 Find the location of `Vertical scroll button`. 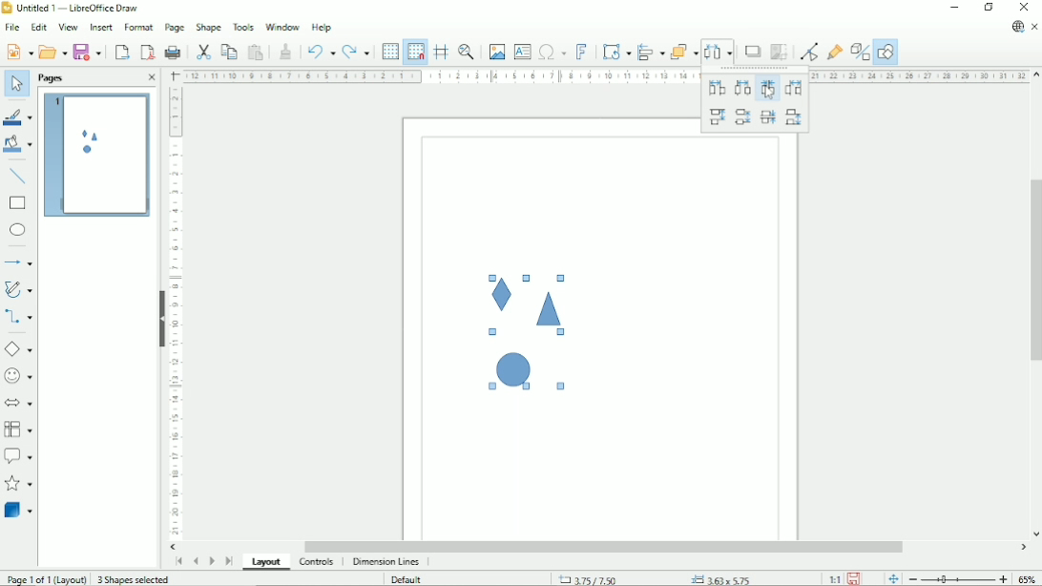

Vertical scroll button is located at coordinates (1036, 75).